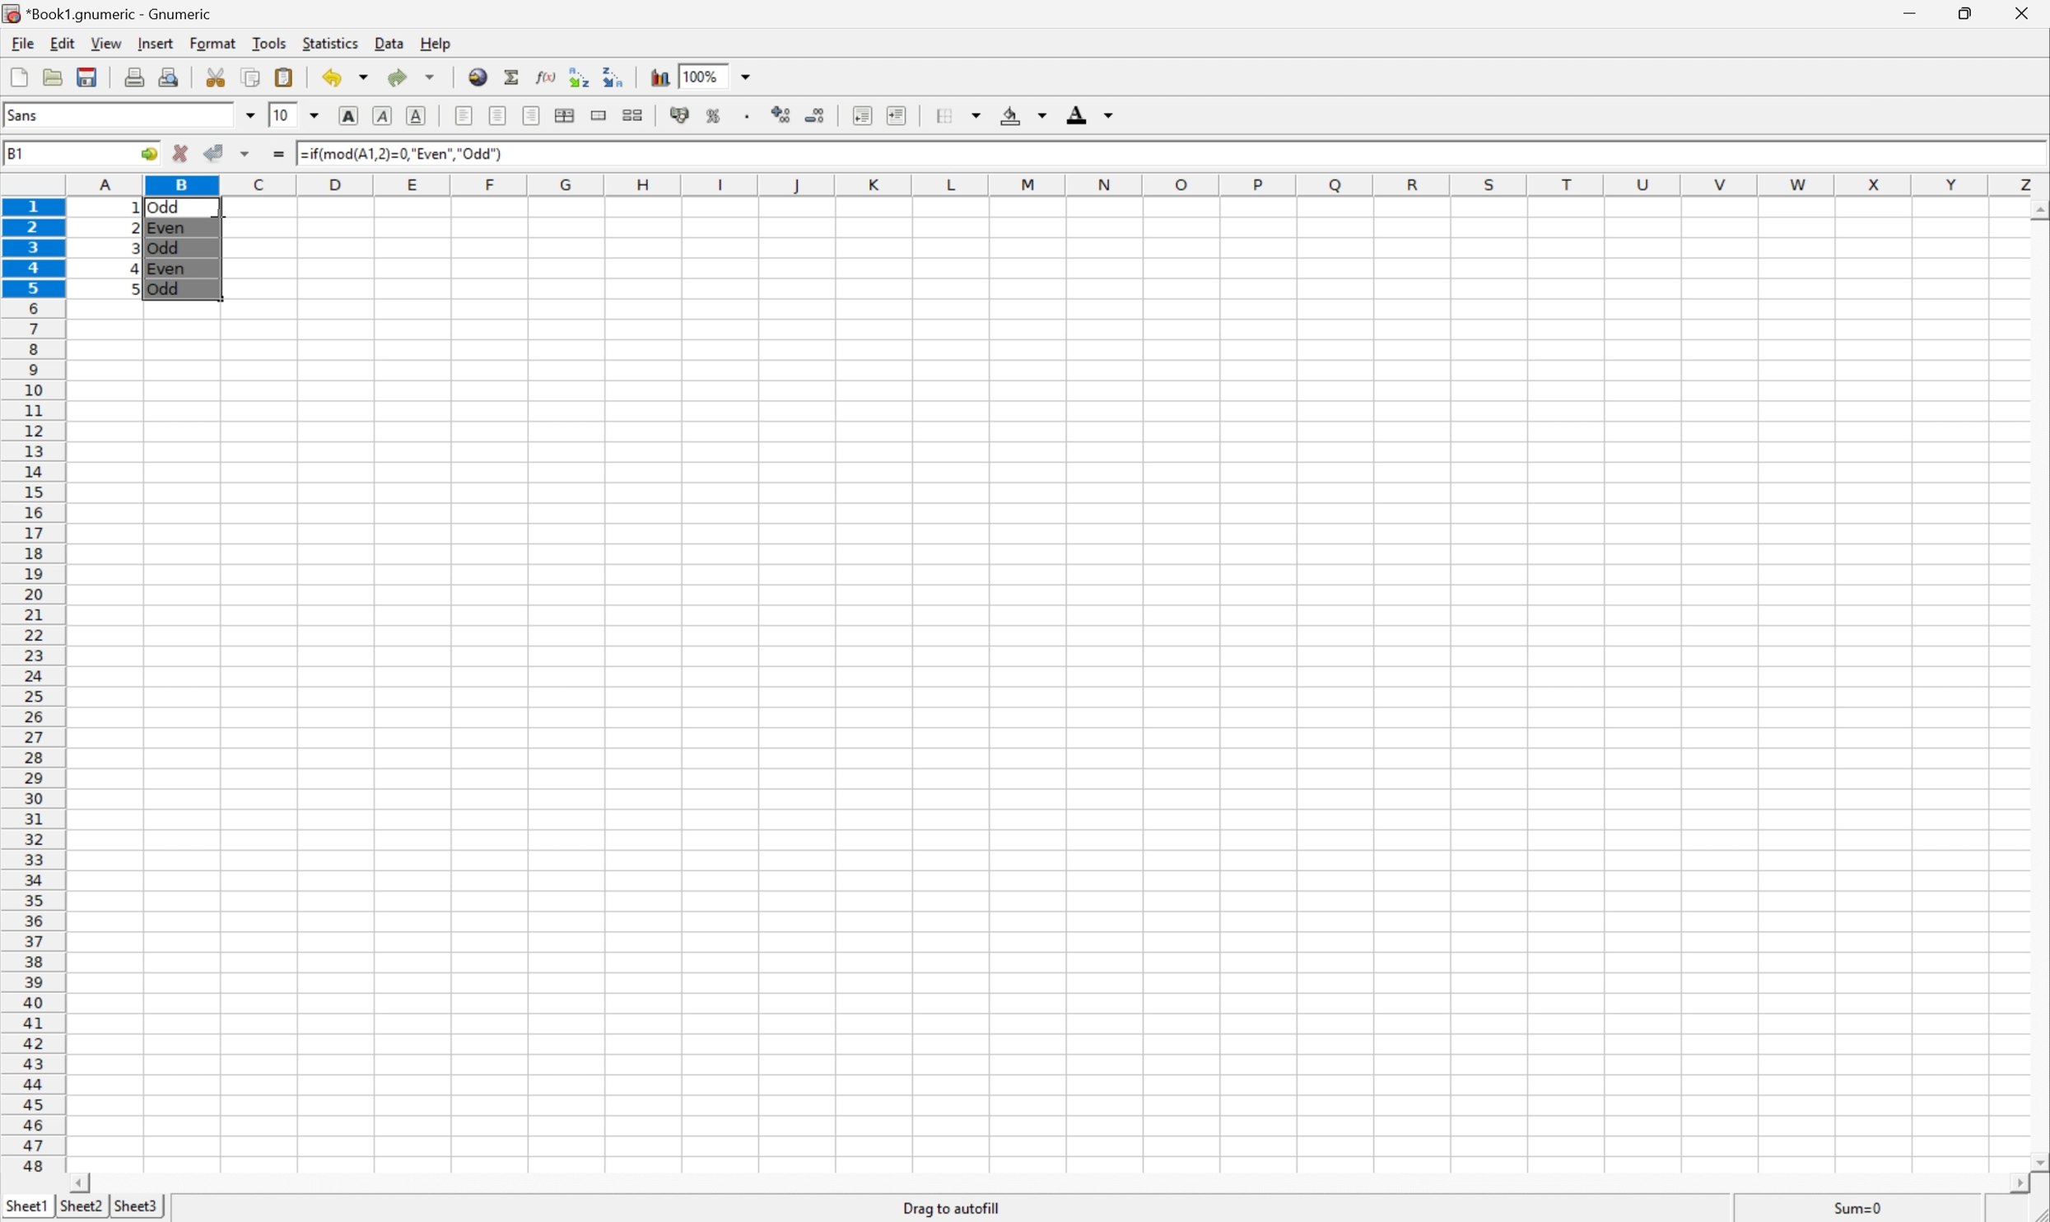  I want to click on Minimize, so click(1913, 12).